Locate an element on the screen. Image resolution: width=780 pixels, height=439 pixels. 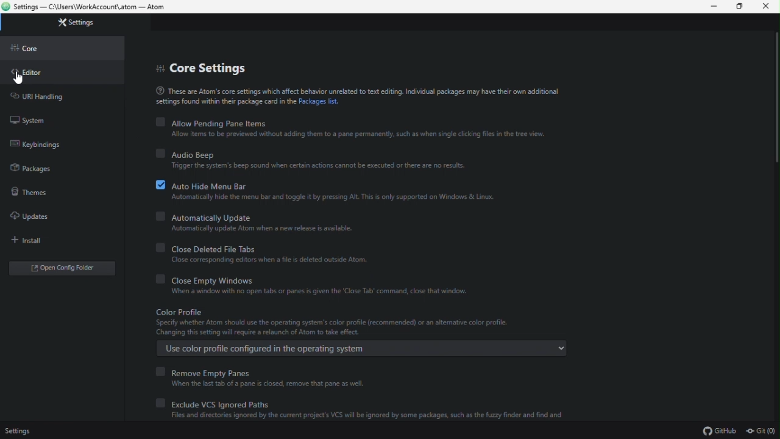
(® These are Atom's core settings which affect behavior unrelated to text editing. Individual packages may have their own additionalsettings found within their package card the Packages list. is located at coordinates (356, 97).